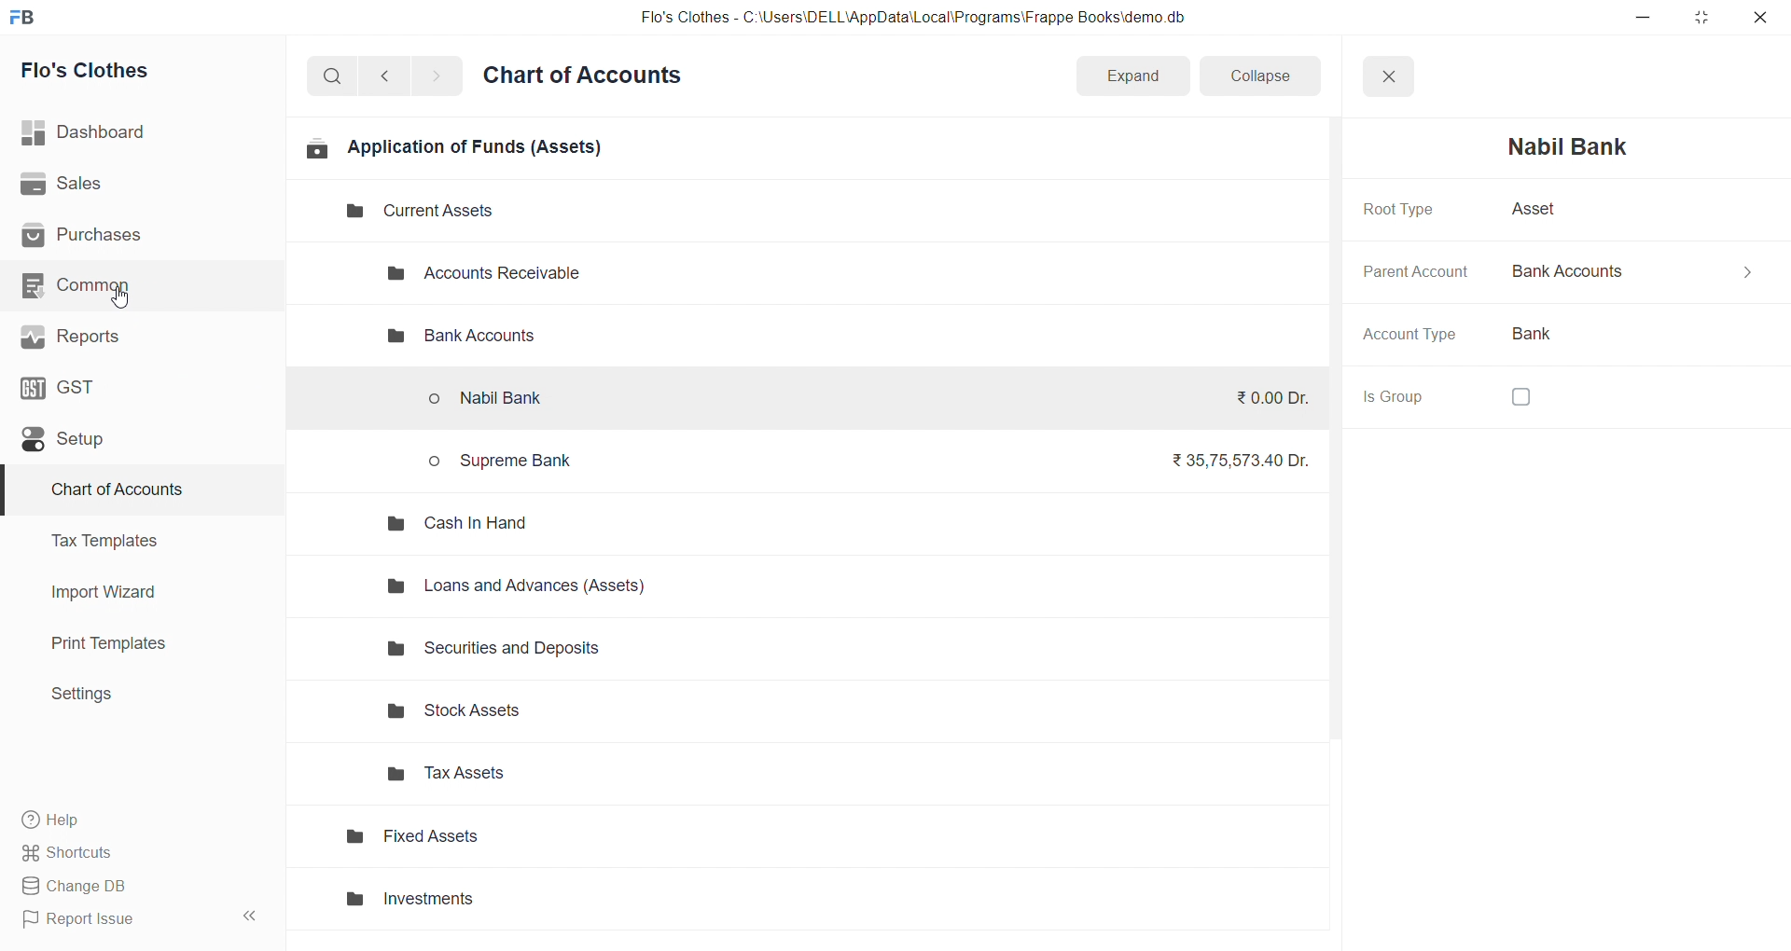 Image resolution: width=1791 pixels, height=951 pixels. Describe the element at coordinates (130, 386) in the screenshot. I see `GST` at that location.